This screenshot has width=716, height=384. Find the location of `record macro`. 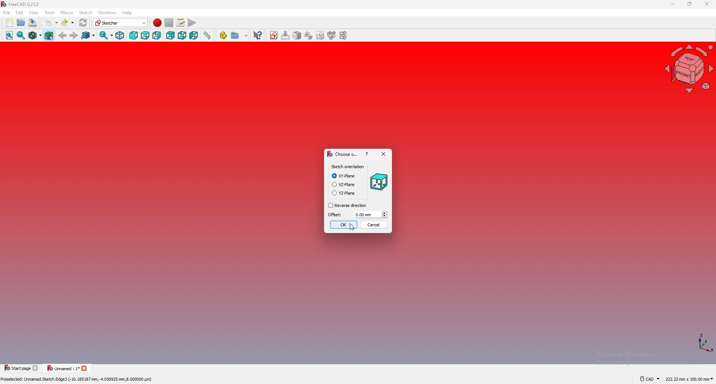

record macro is located at coordinates (158, 23).